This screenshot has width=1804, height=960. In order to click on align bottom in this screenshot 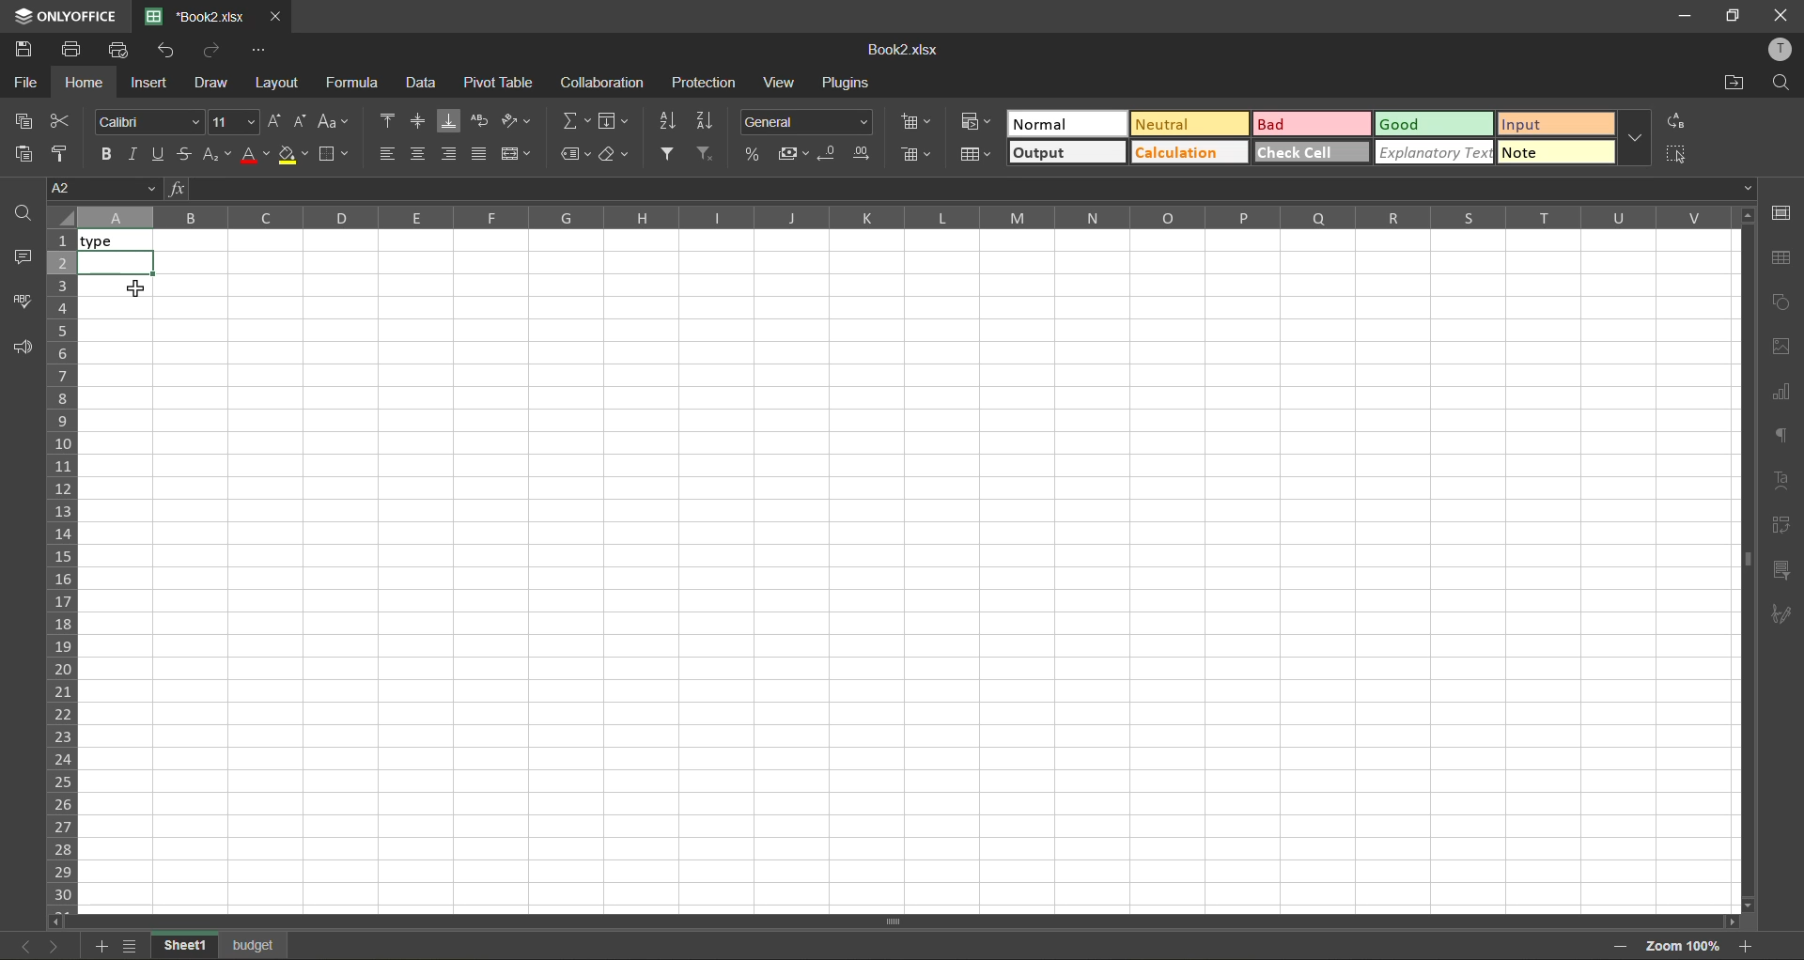, I will do `click(449, 120)`.